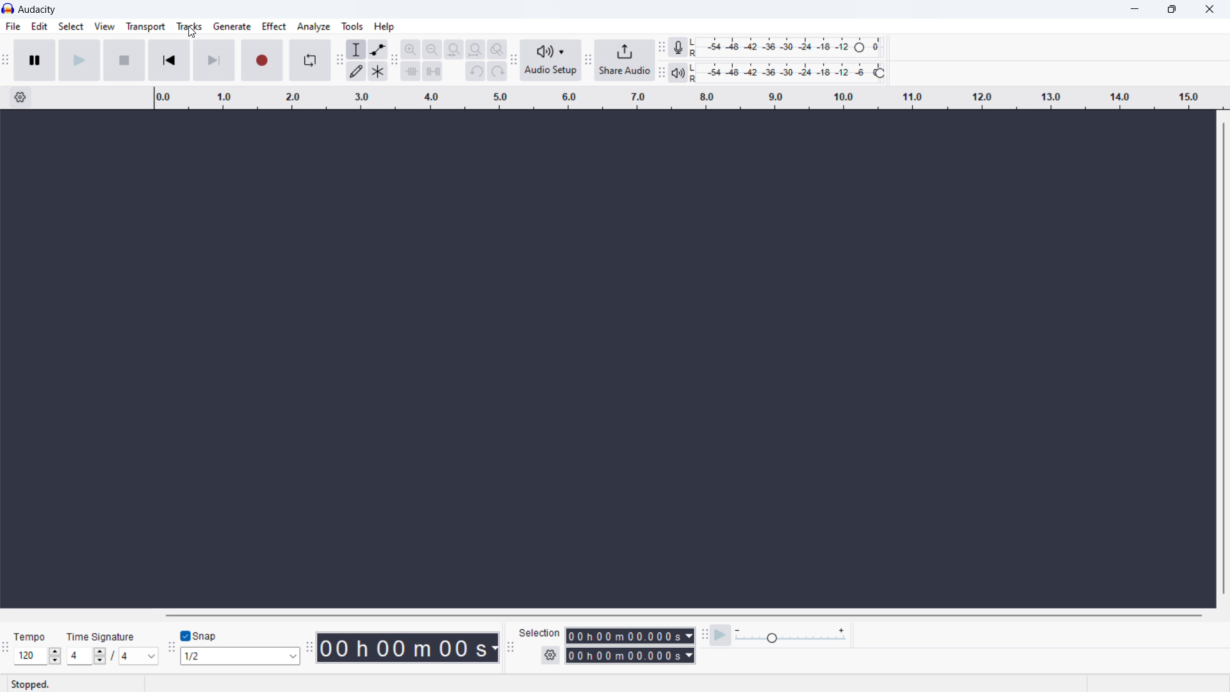 This screenshot has width=1230, height=692. Describe the element at coordinates (454, 49) in the screenshot. I see `fit selection to width` at that location.